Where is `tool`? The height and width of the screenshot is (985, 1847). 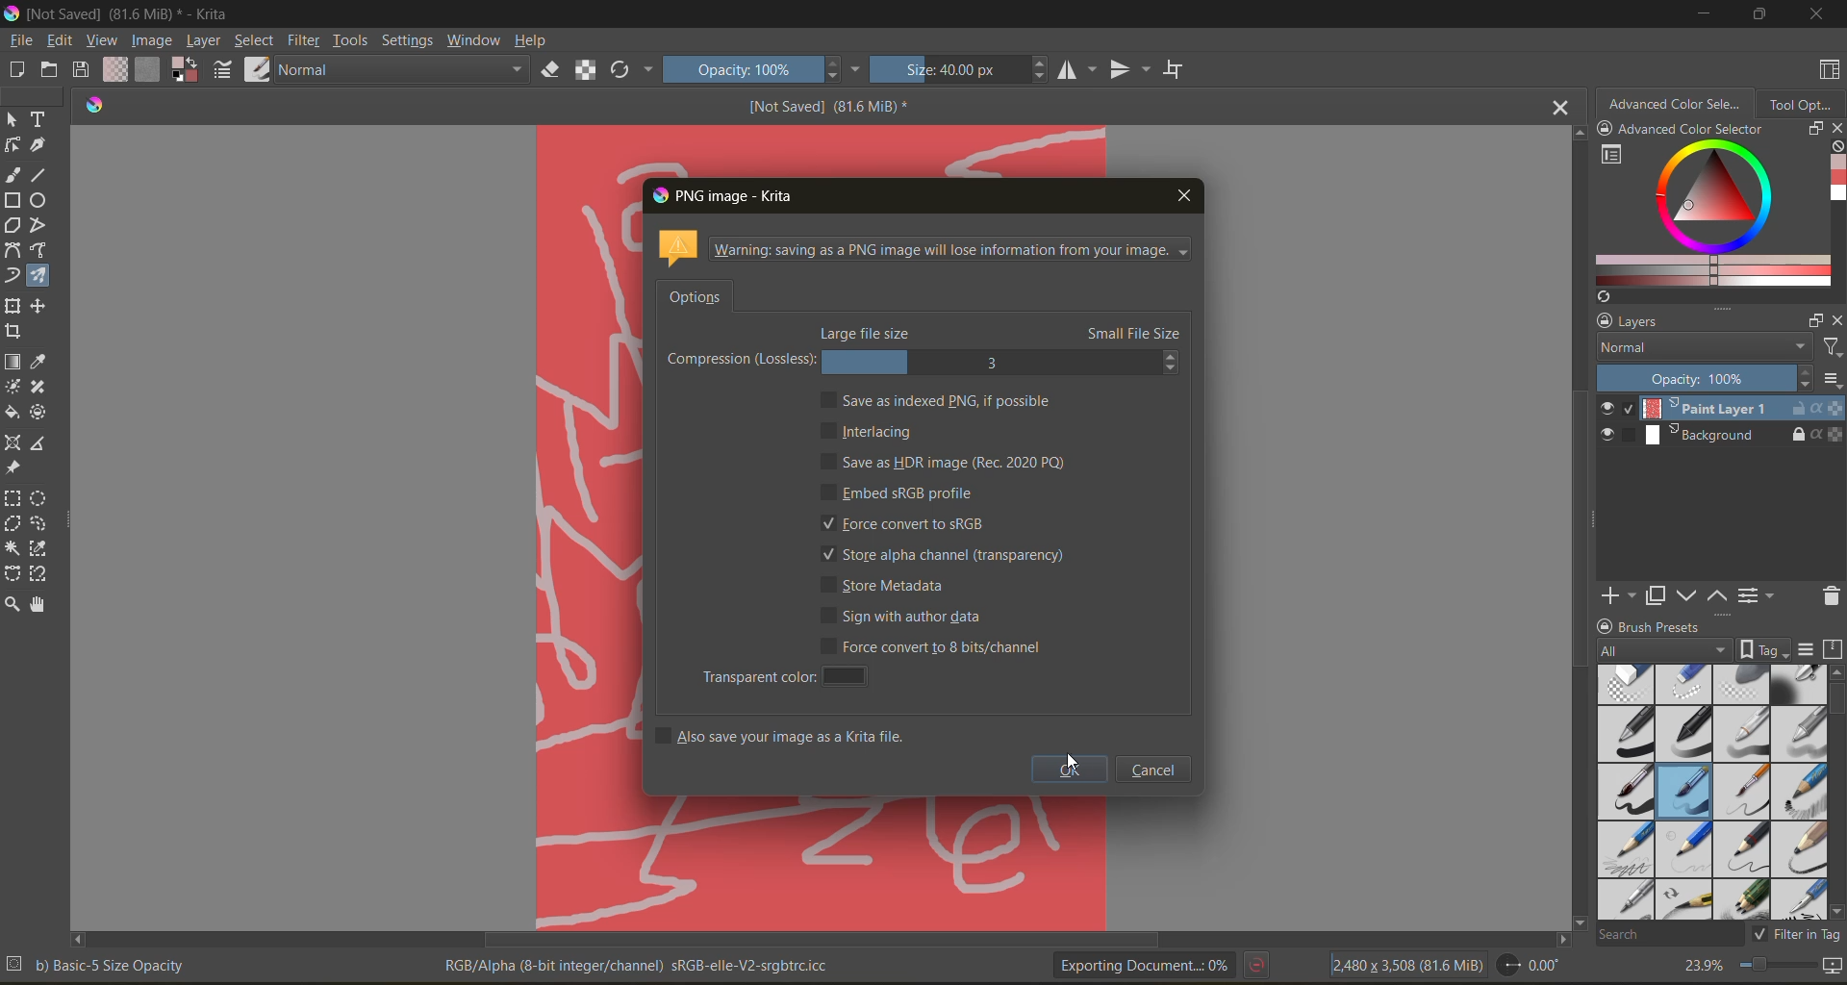
tool is located at coordinates (42, 250).